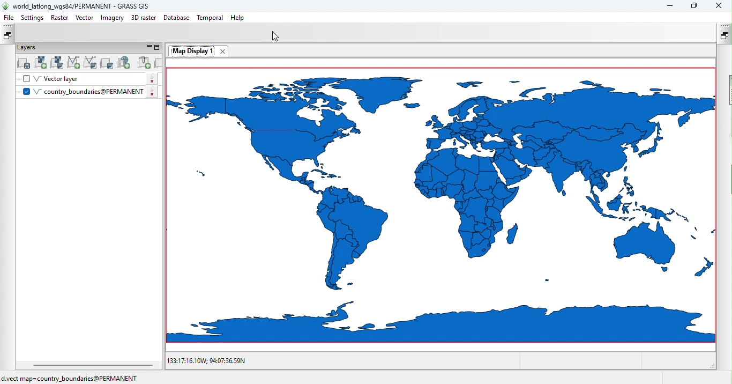  What do you see at coordinates (207, 360) in the screenshot?
I see `133:17:16.10W; 94:07:36.59N` at bounding box center [207, 360].